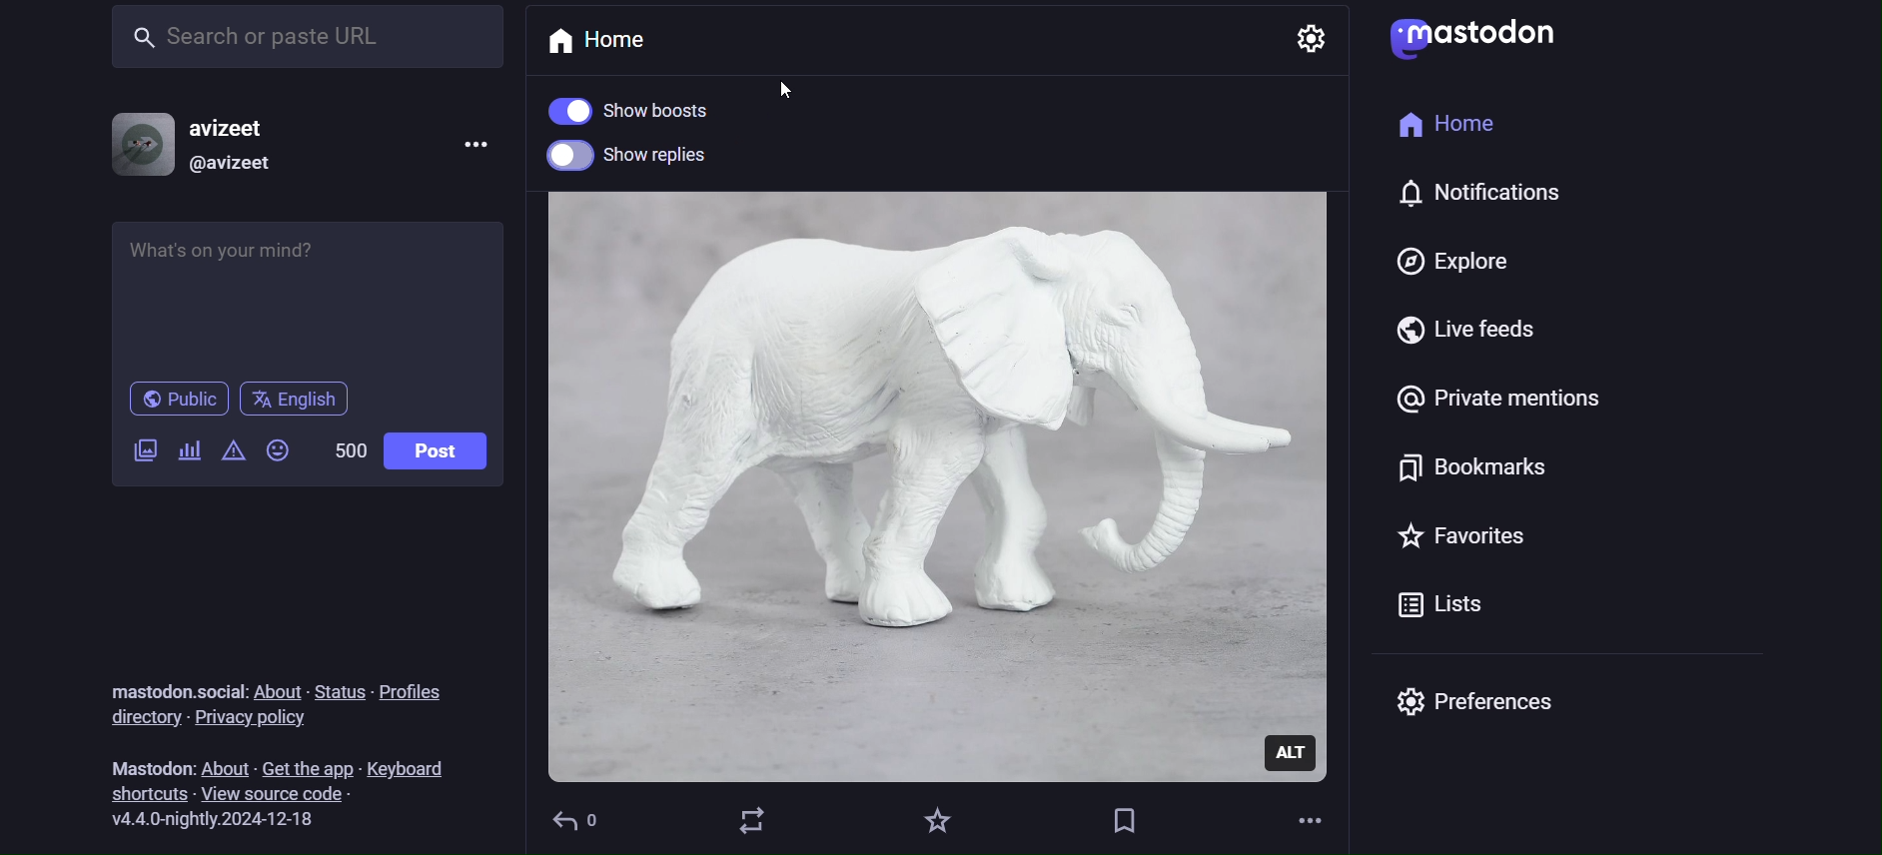 This screenshot has width=1882, height=855. I want to click on boost, so click(753, 820).